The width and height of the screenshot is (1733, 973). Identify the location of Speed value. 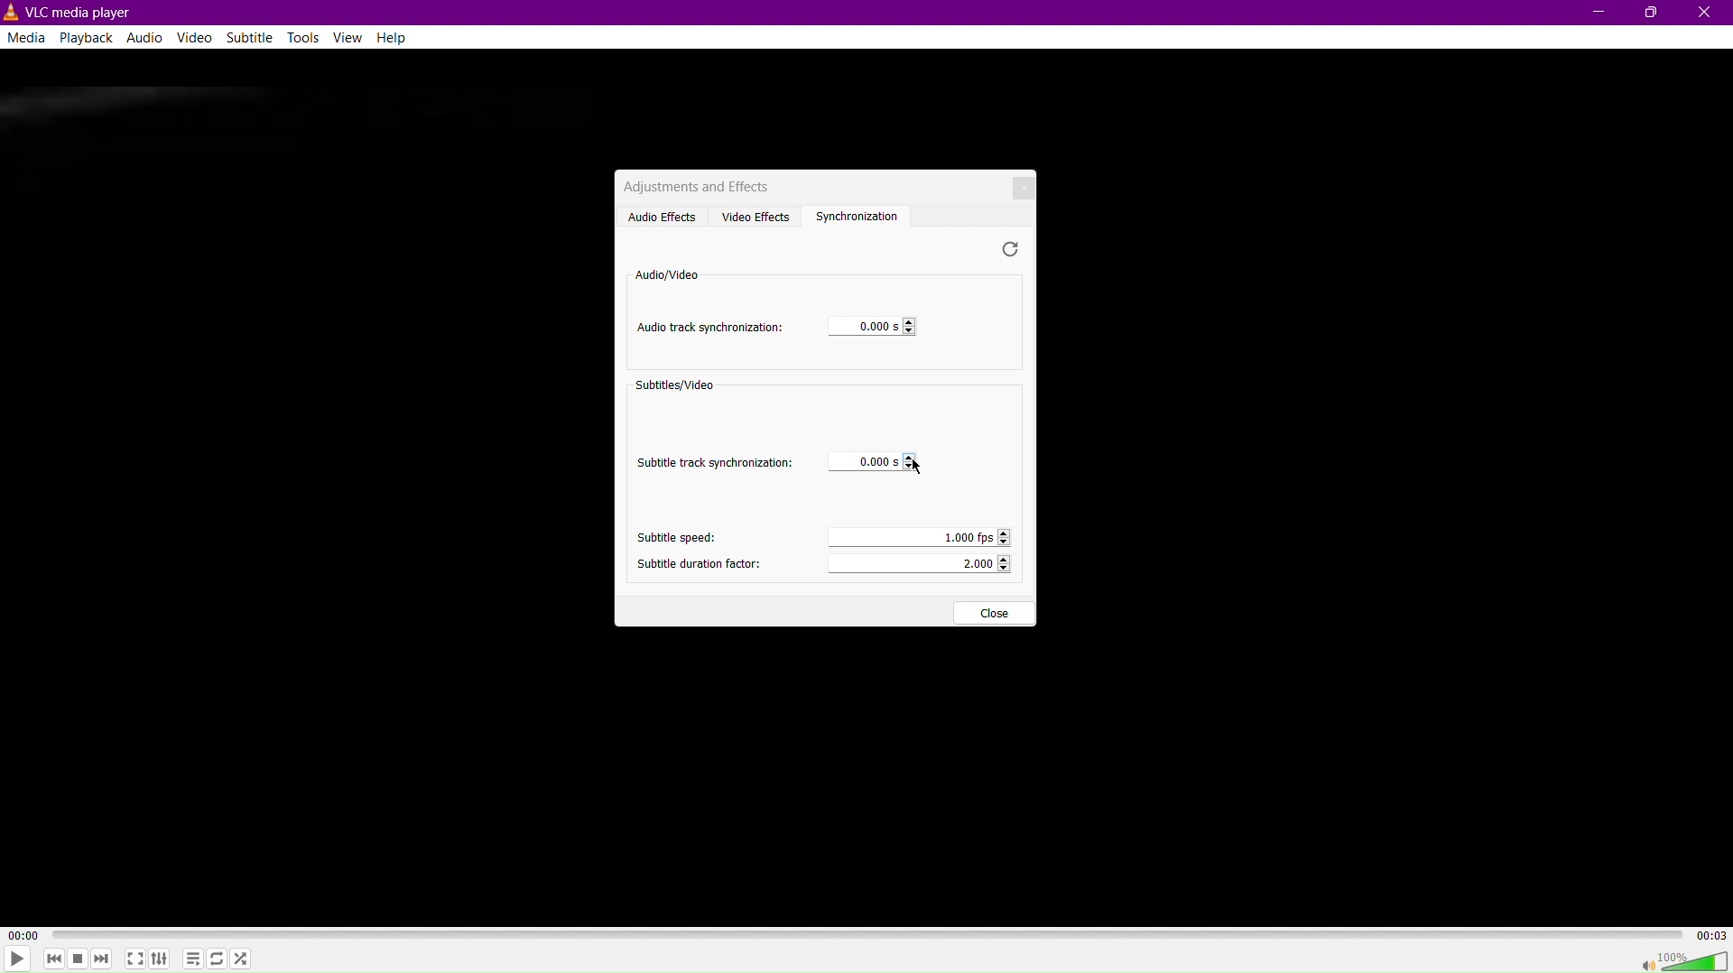
(917, 535).